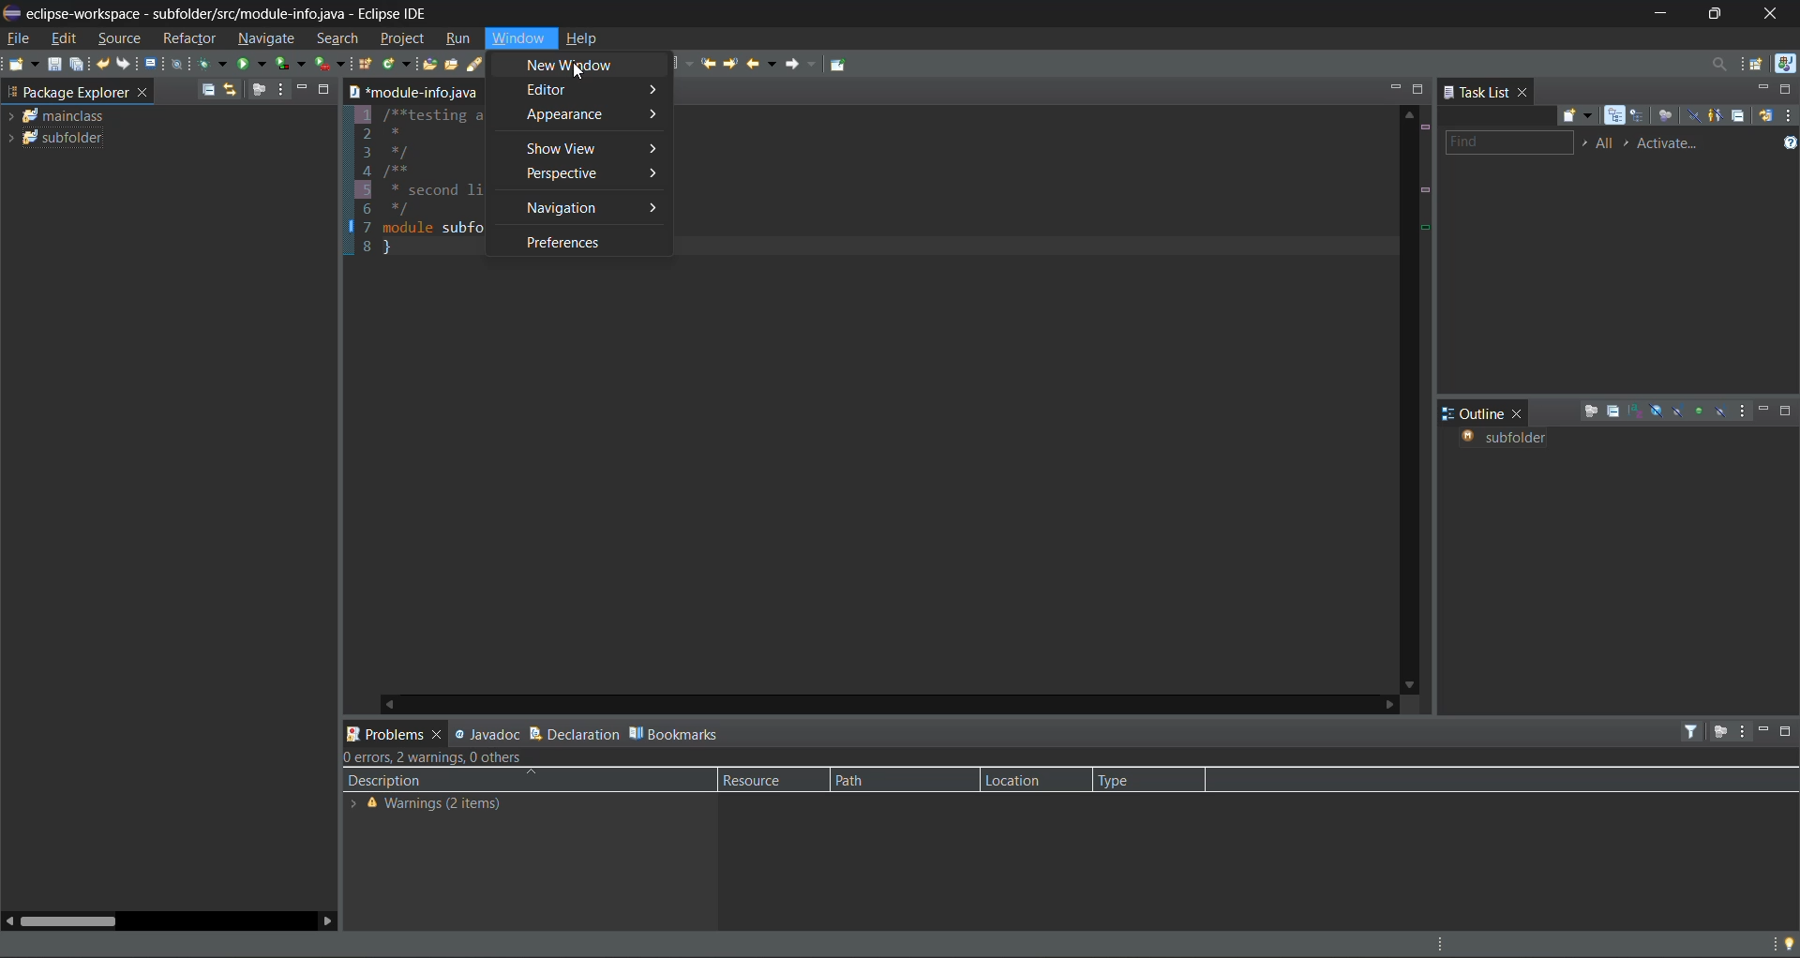 The height and width of the screenshot is (958, 1800). I want to click on new, so click(21, 65).